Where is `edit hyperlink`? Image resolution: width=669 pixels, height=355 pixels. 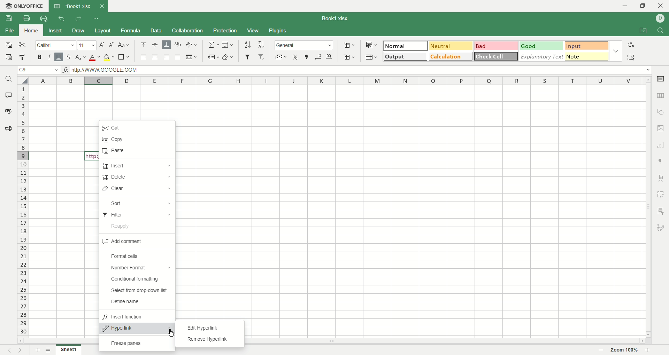 edit hyperlink is located at coordinates (205, 326).